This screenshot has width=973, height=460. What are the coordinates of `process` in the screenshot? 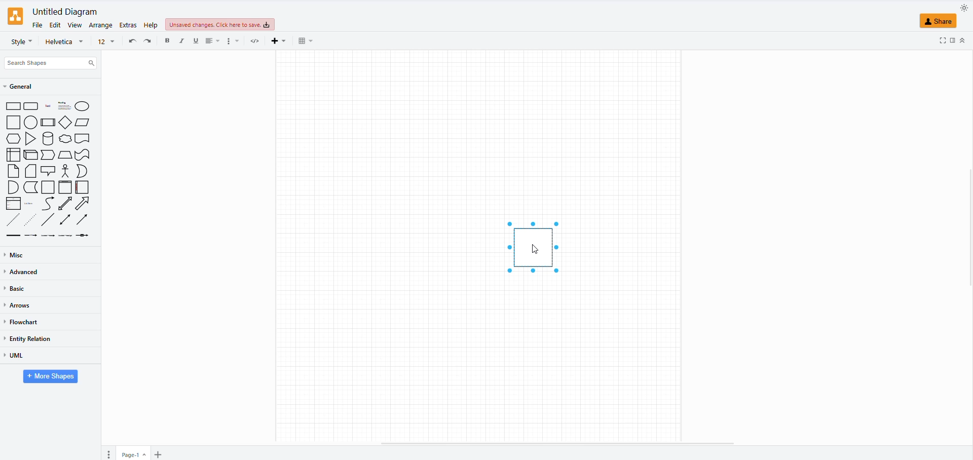 It's located at (48, 122).